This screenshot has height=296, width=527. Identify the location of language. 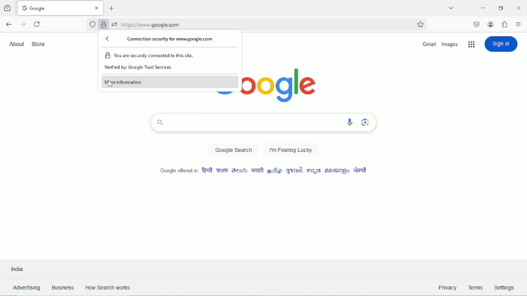
(359, 171).